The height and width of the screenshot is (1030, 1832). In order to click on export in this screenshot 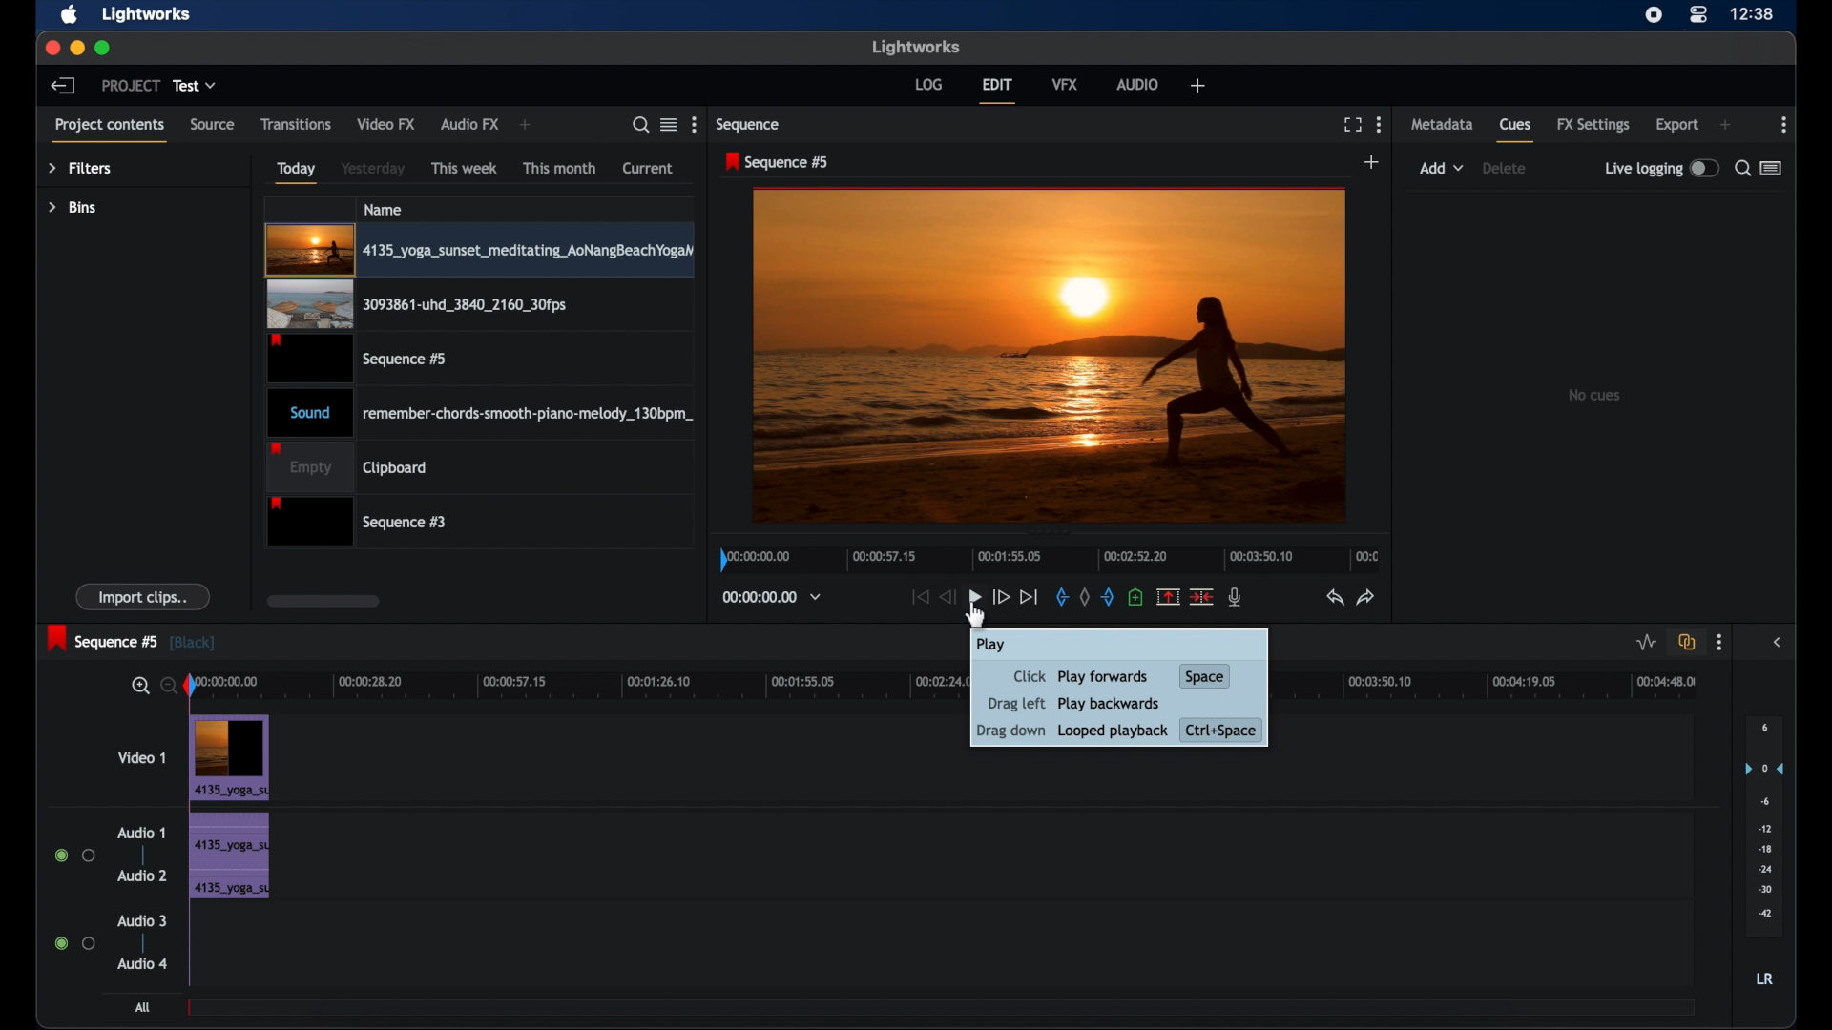, I will do `click(1678, 125)`.